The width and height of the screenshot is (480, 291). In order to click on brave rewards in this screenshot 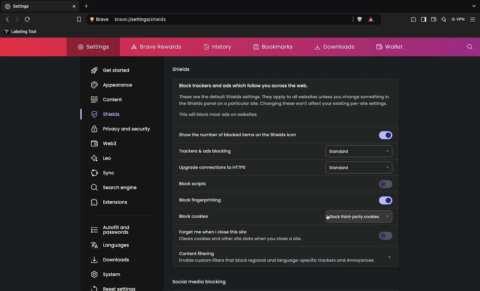, I will do `click(370, 19)`.